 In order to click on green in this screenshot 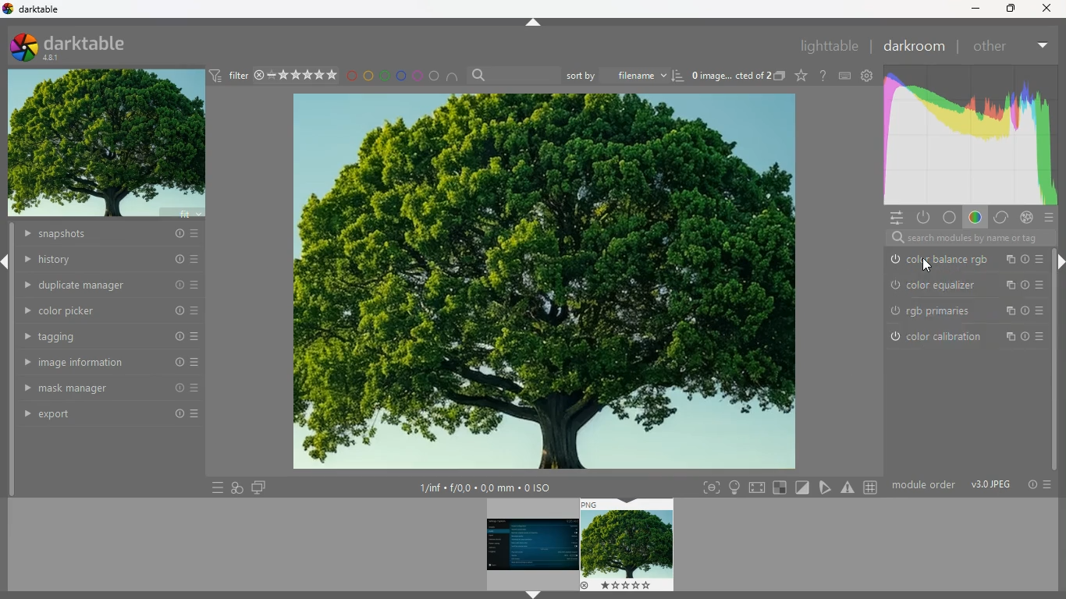, I will do `click(385, 76)`.